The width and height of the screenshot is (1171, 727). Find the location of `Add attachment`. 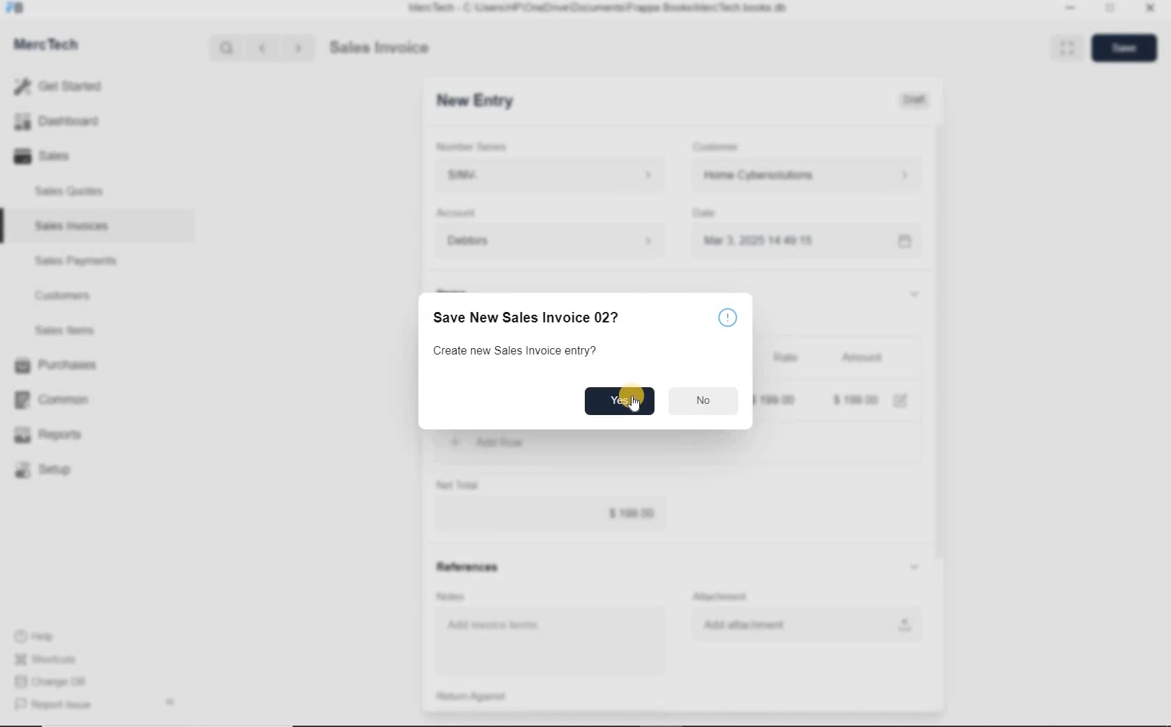

Add attachment is located at coordinates (806, 624).